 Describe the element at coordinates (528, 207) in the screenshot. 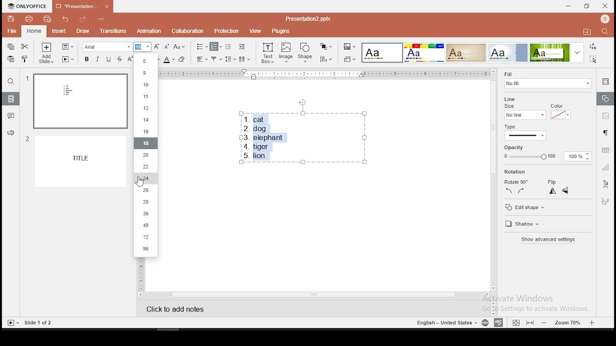

I see `edit shape` at that location.